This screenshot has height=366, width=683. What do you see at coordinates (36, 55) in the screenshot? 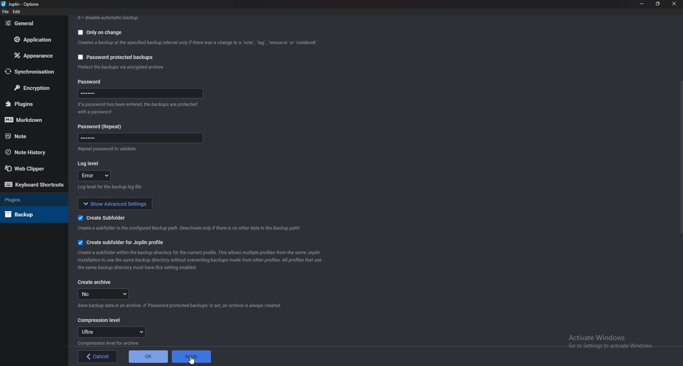
I see `Appearance` at bounding box center [36, 55].